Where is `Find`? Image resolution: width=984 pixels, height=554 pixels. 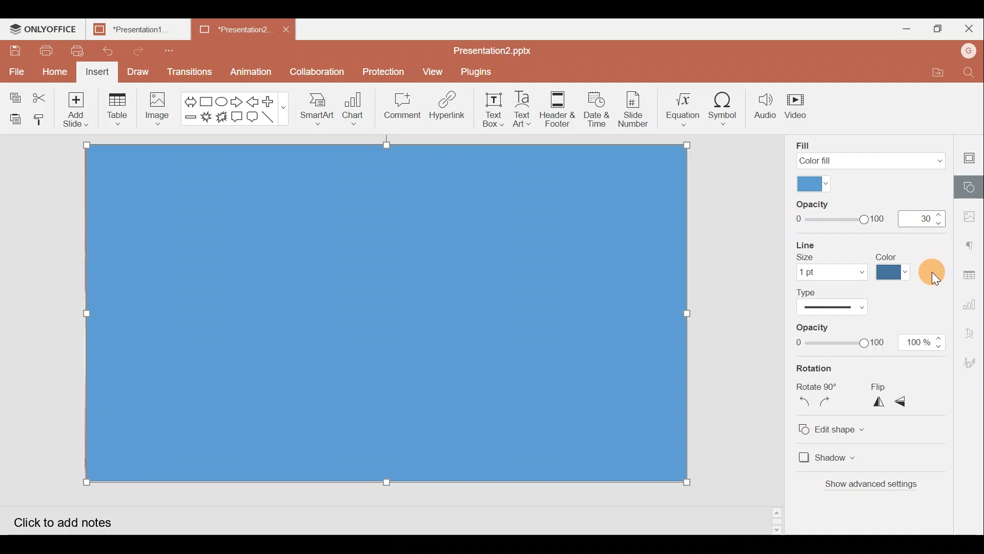
Find is located at coordinates (972, 73).